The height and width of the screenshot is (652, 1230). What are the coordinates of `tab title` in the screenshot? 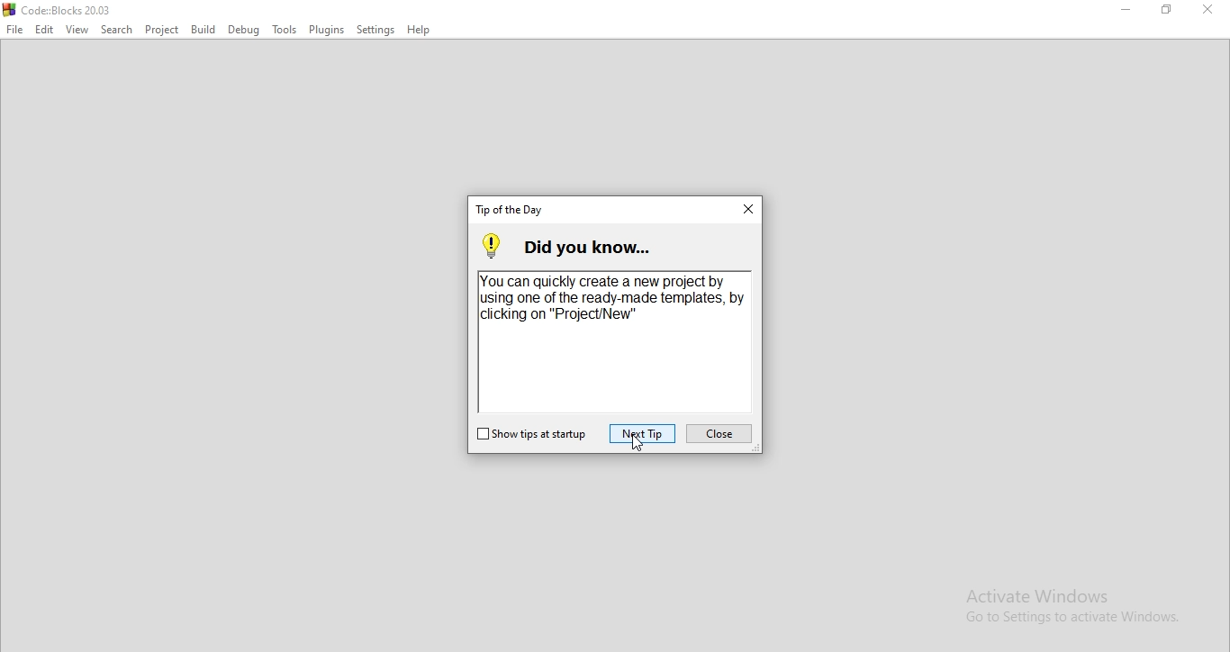 It's located at (512, 211).